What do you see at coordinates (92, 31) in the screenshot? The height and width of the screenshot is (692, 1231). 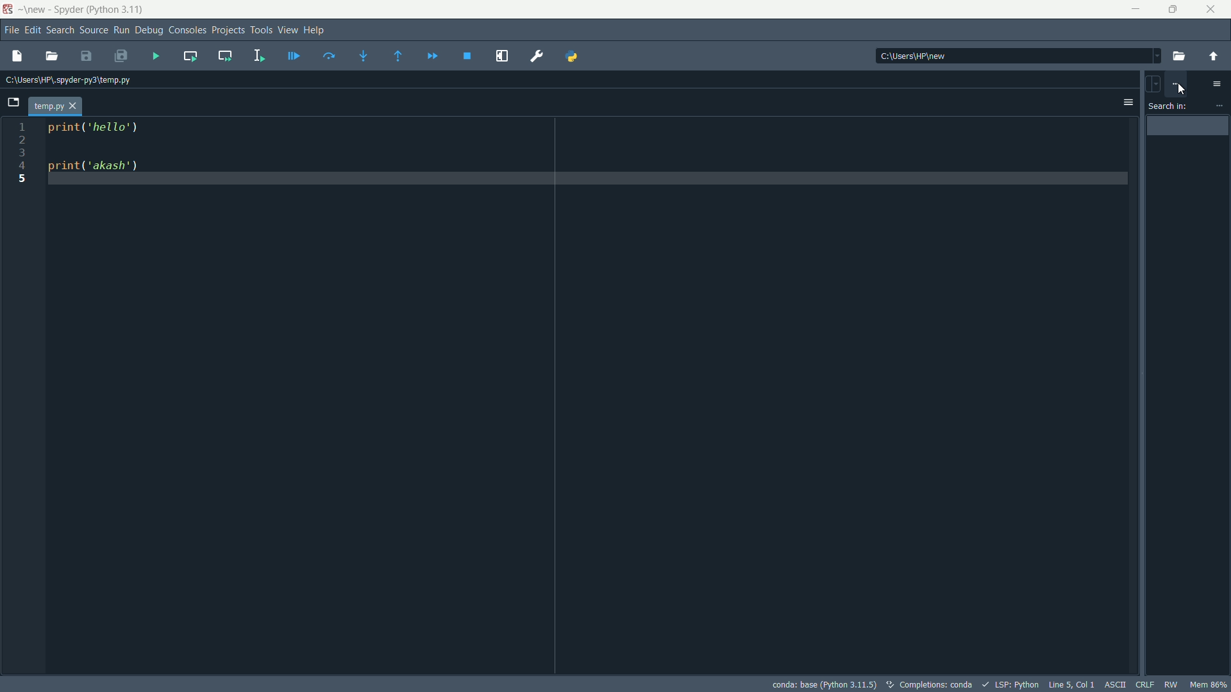 I see `Source menu` at bounding box center [92, 31].